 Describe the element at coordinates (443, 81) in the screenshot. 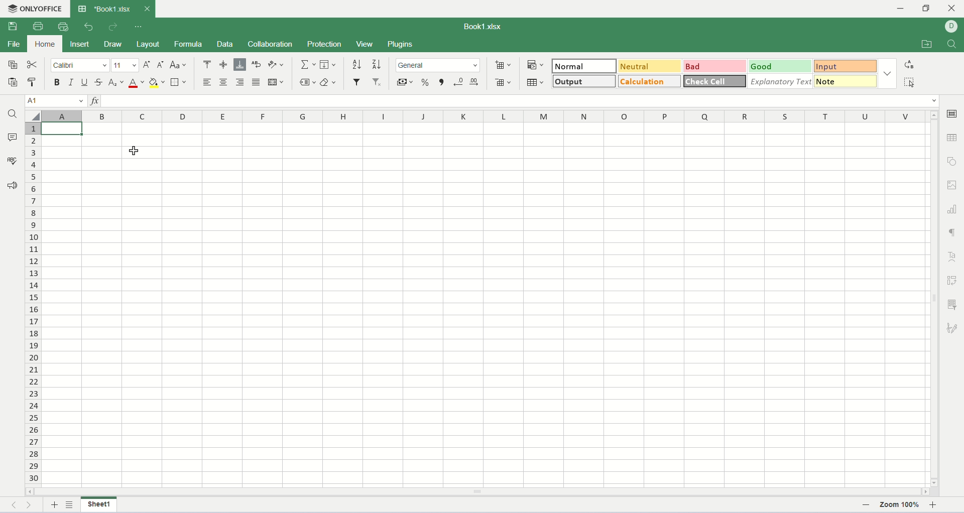

I see `comma style` at that location.